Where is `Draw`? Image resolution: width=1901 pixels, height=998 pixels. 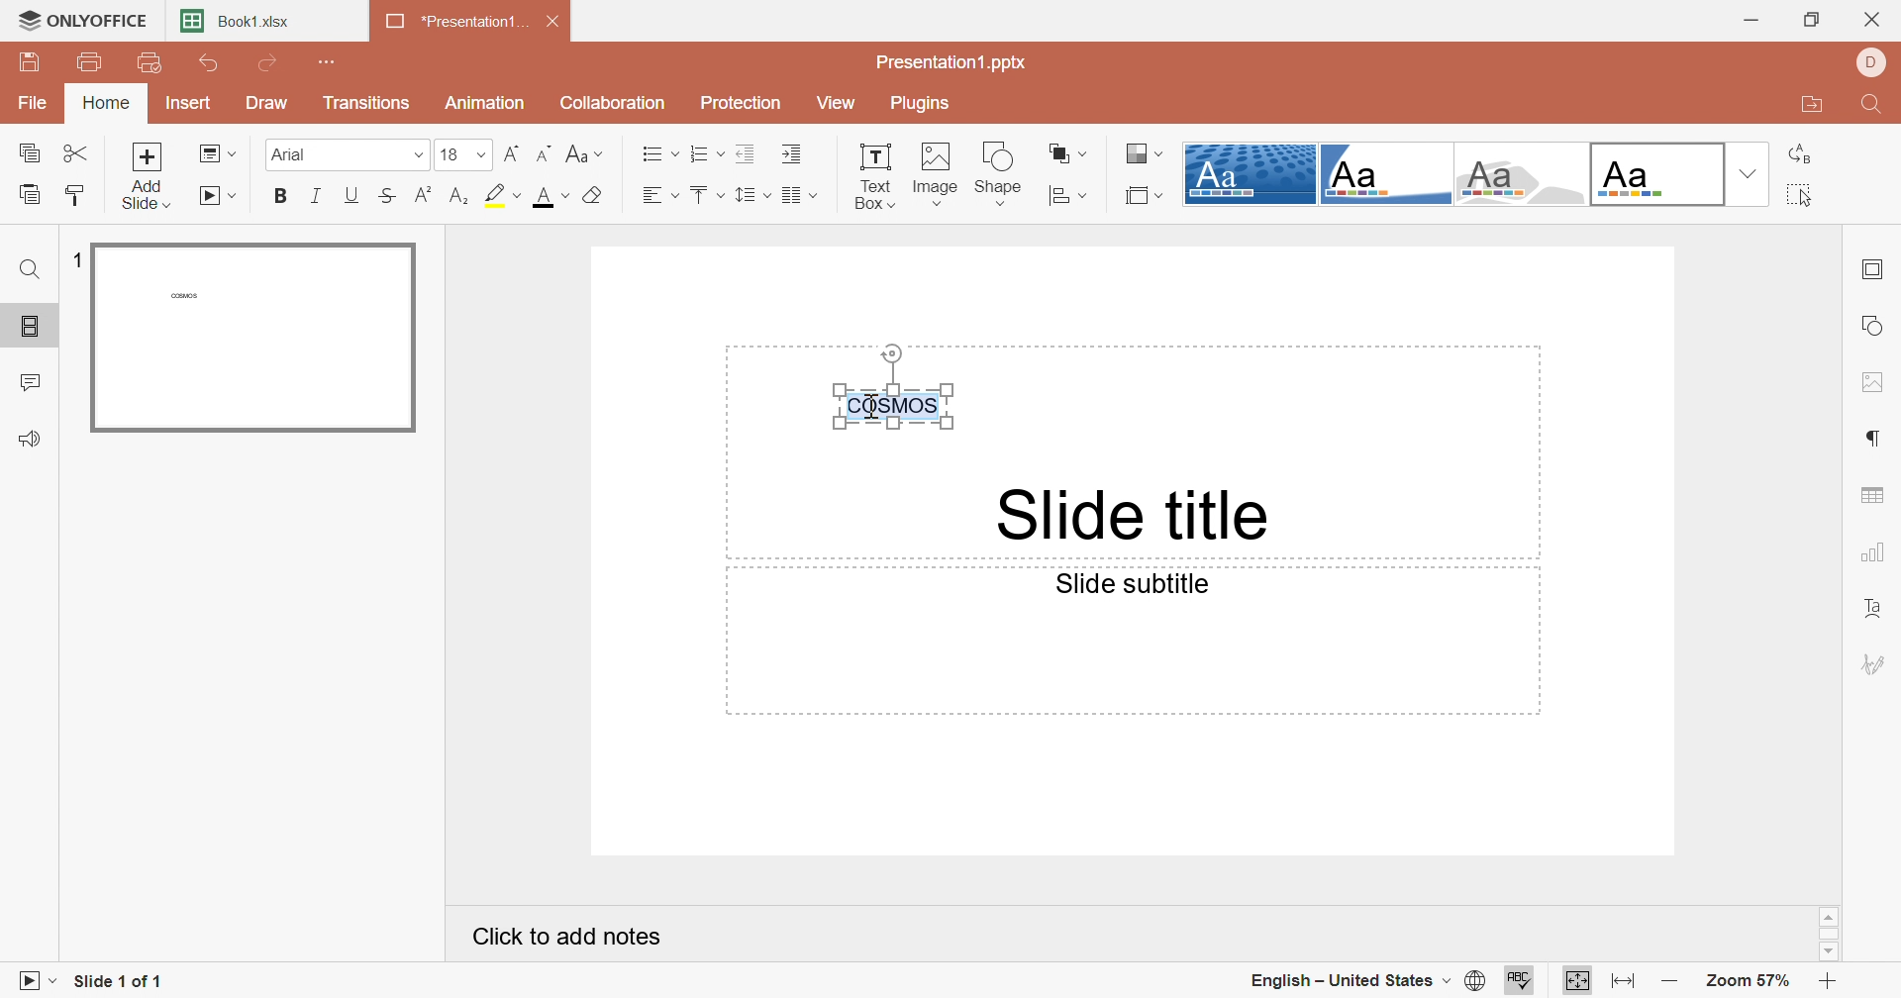
Draw is located at coordinates (266, 103).